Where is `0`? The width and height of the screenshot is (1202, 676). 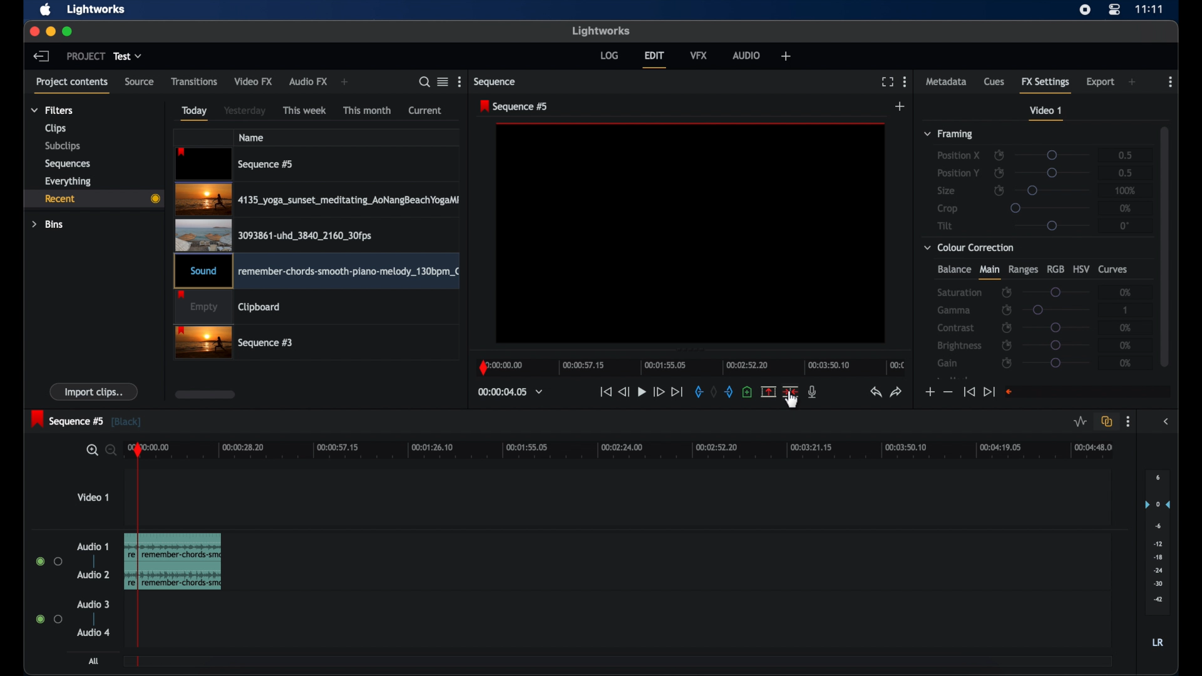 0 is located at coordinates (1124, 225).